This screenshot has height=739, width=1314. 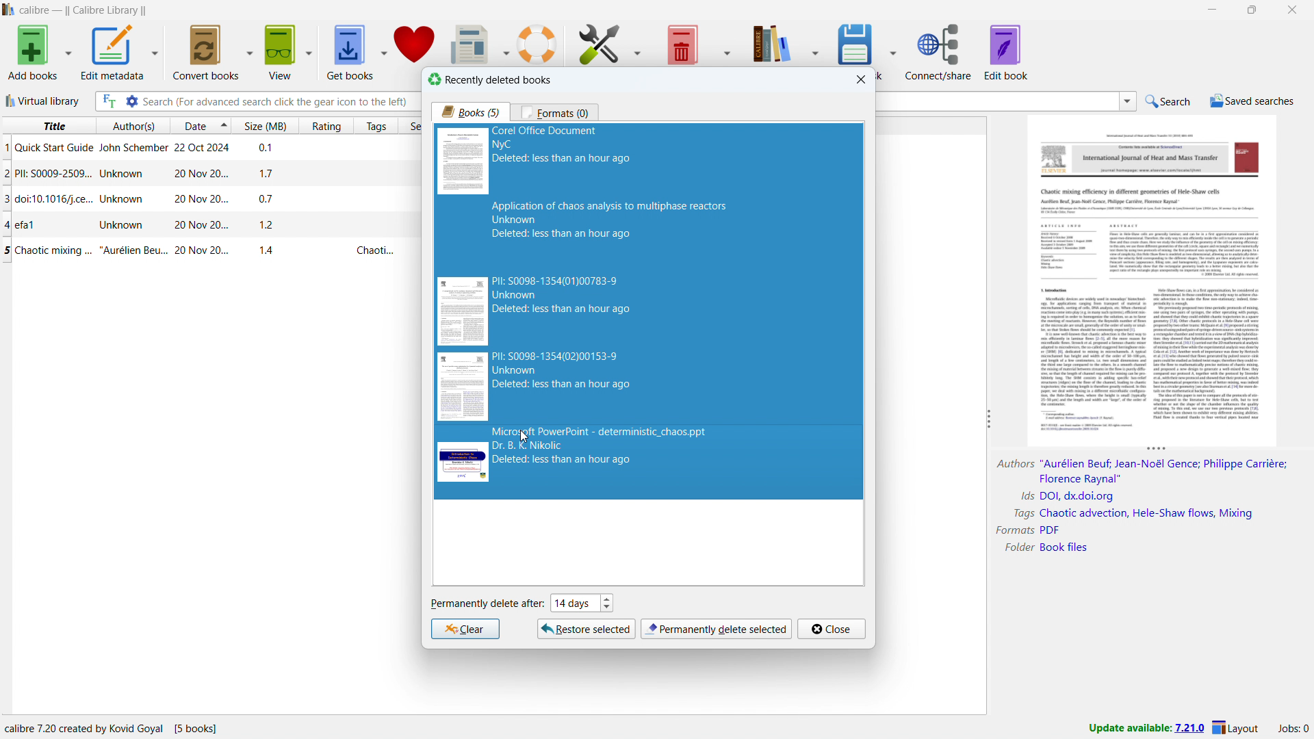 What do you see at coordinates (33, 52) in the screenshot?
I see `add books ` at bounding box center [33, 52].